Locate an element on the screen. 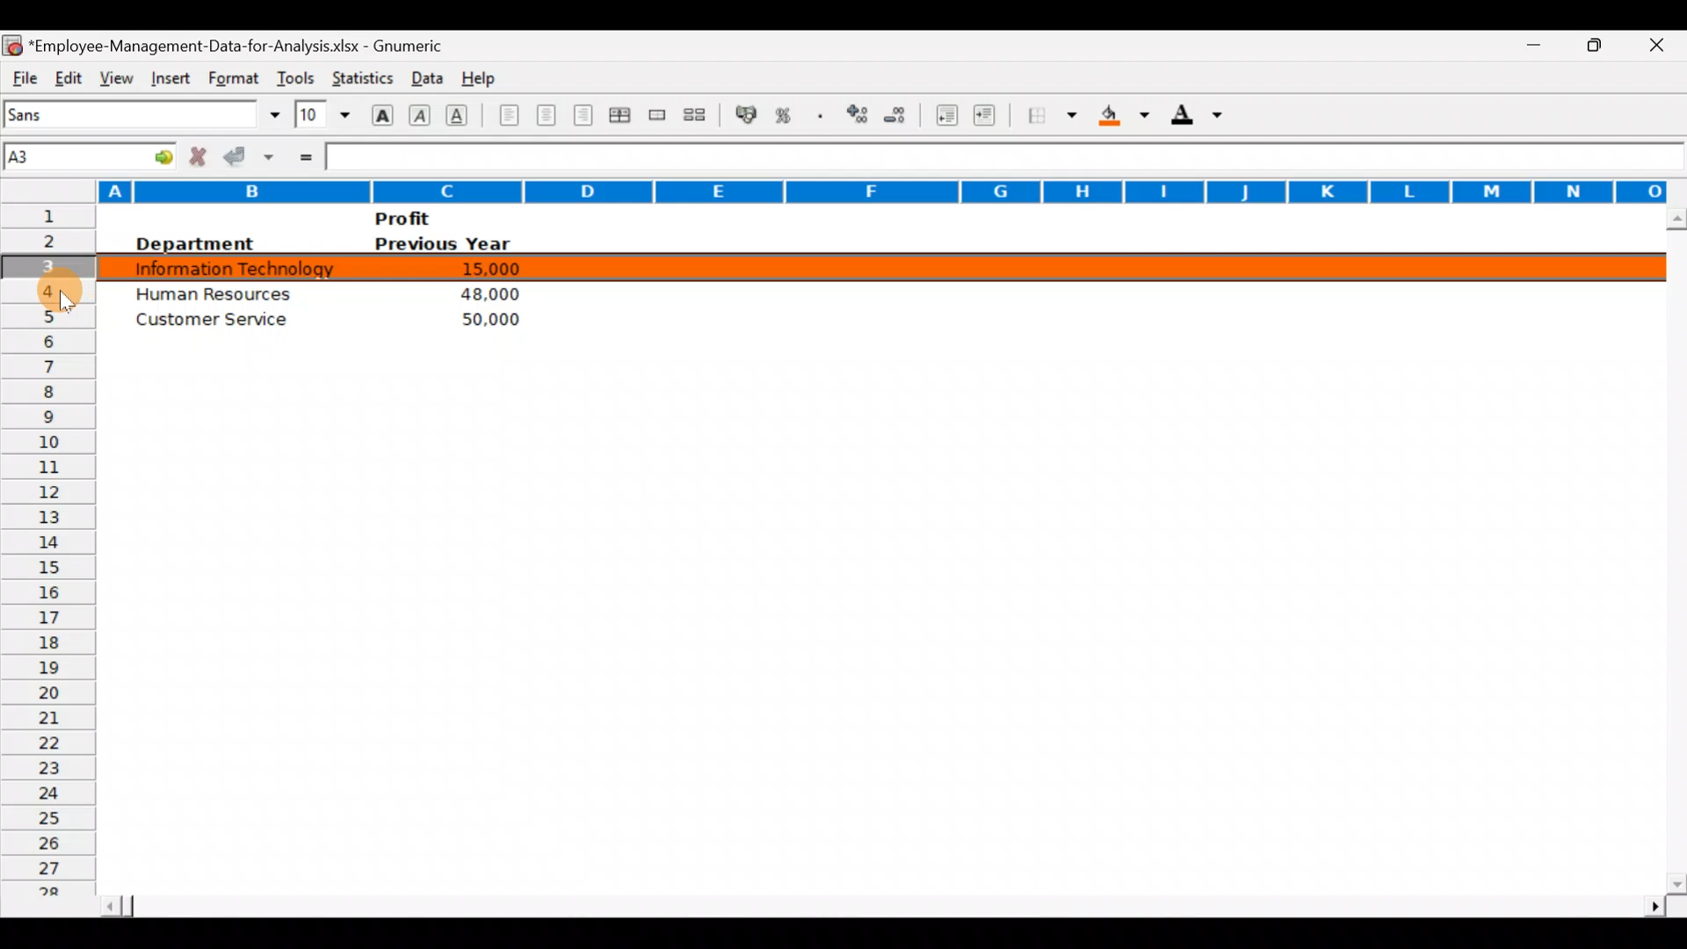  *Employee-Management-Data-for-Analysis.xlsx - Gnumeric is located at coordinates (247, 43).